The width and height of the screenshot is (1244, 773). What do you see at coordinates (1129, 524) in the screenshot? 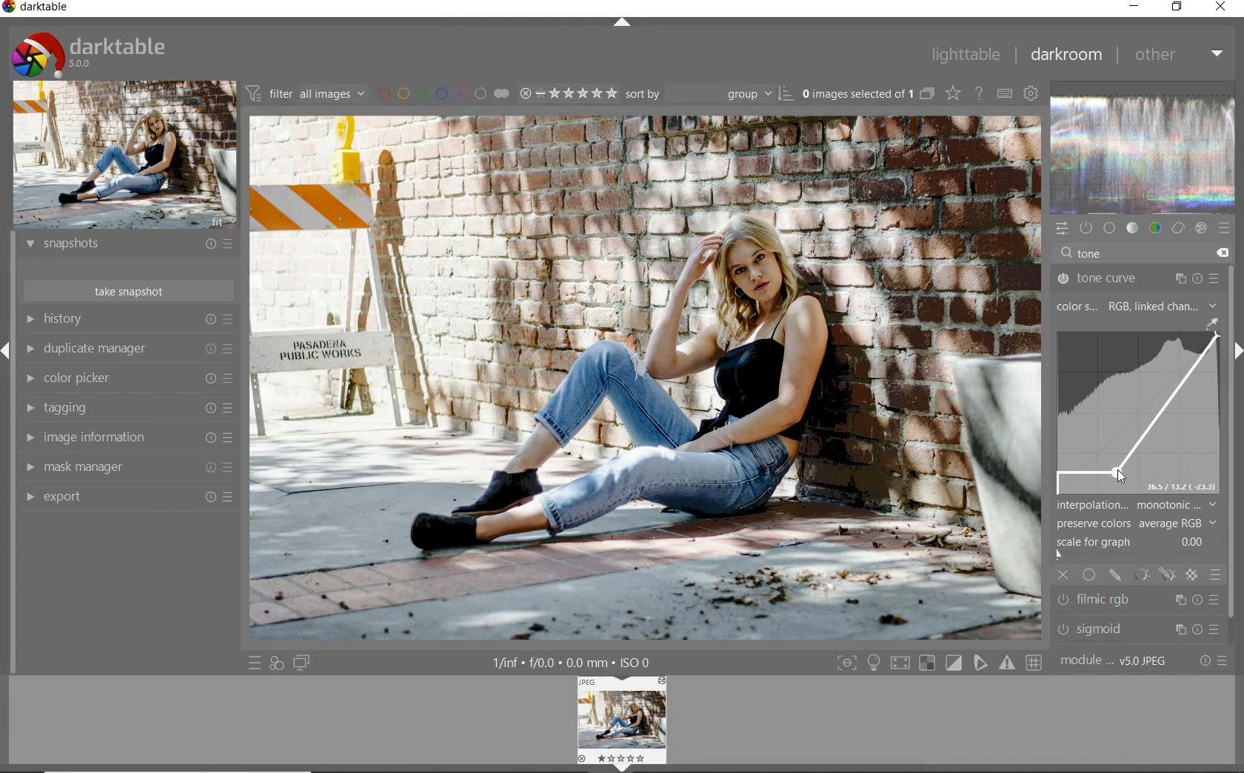
I see `preserve colors` at bounding box center [1129, 524].